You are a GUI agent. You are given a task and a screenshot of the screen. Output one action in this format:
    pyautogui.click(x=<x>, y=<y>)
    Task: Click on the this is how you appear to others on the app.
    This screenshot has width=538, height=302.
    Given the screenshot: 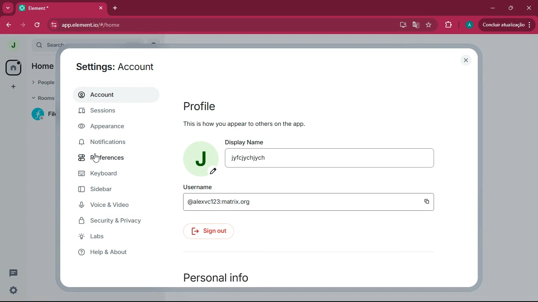 What is the action you would take?
    pyautogui.click(x=245, y=124)
    